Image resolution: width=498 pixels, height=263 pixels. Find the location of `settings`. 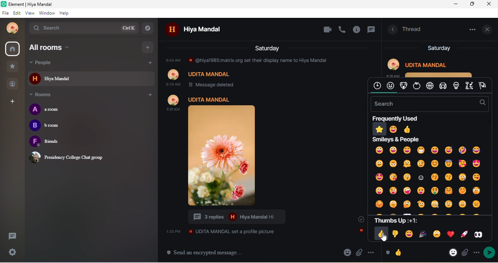

settings is located at coordinates (13, 252).